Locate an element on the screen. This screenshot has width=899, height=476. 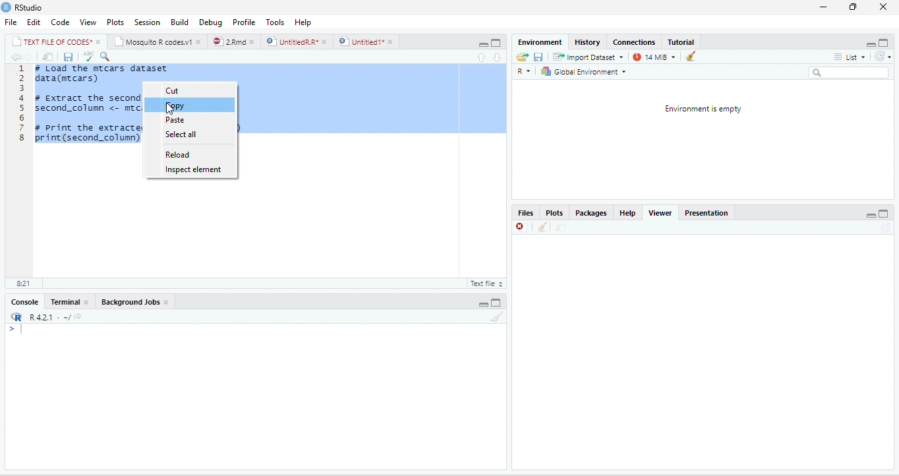
UnttiedR A is located at coordinates (292, 41).